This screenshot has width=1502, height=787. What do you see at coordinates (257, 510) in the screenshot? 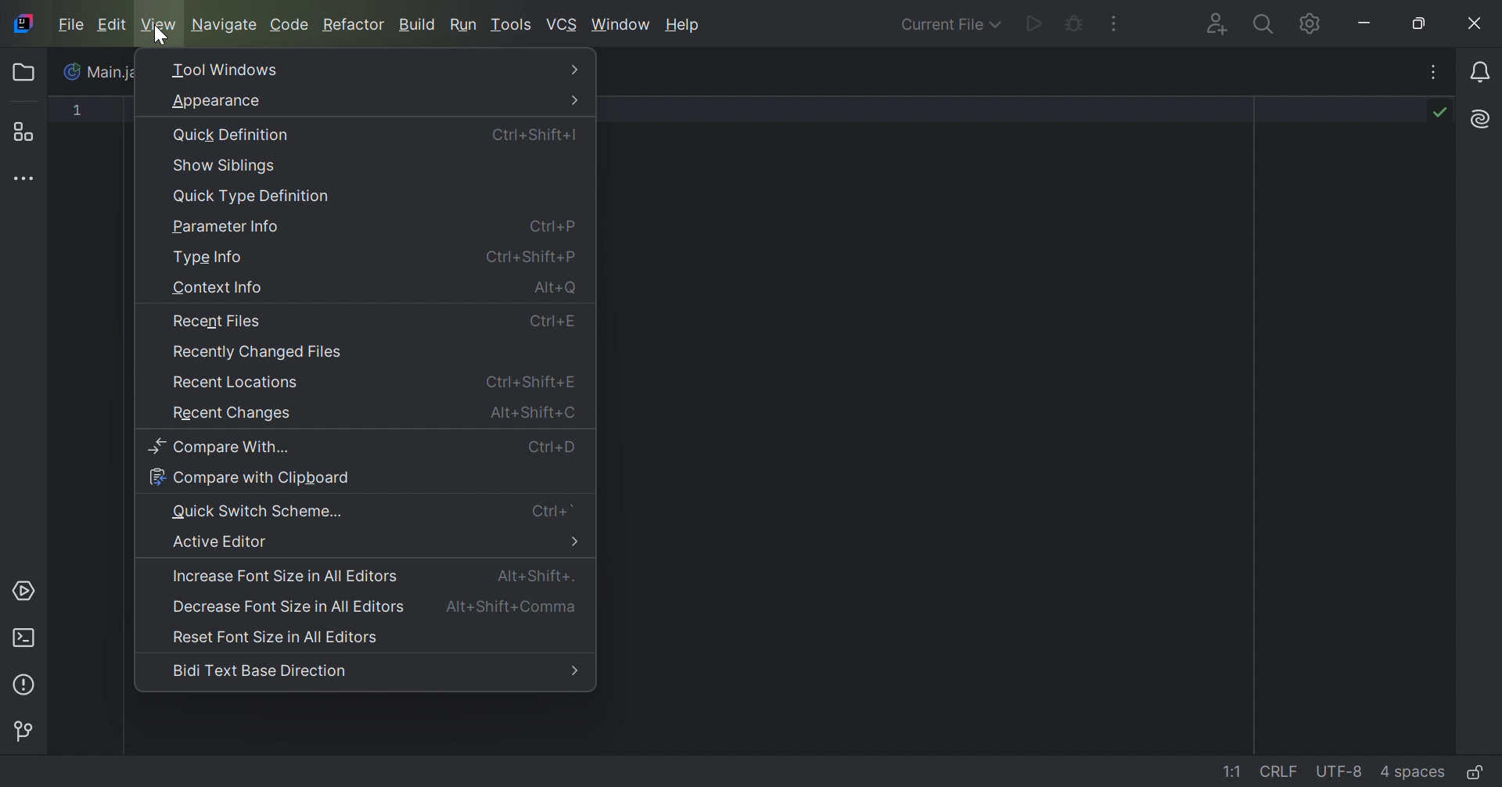
I see `Quick Switch Scheme...` at bounding box center [257, 510].